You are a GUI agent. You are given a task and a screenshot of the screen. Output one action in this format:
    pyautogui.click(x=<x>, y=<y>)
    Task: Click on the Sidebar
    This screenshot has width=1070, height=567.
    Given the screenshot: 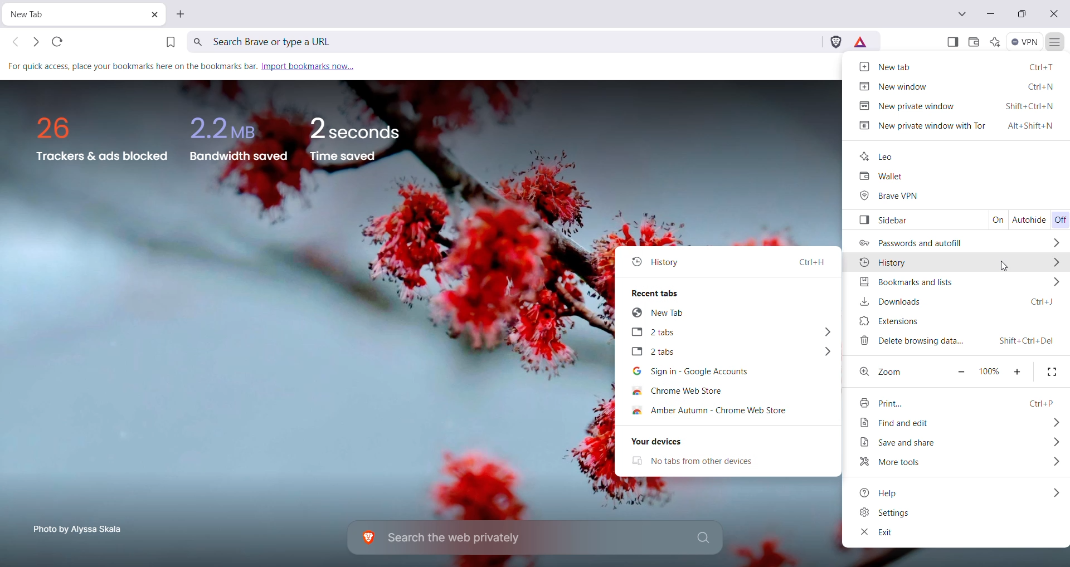 What is the action you would take?
    pyautogui.click(x=913, y=221)
    